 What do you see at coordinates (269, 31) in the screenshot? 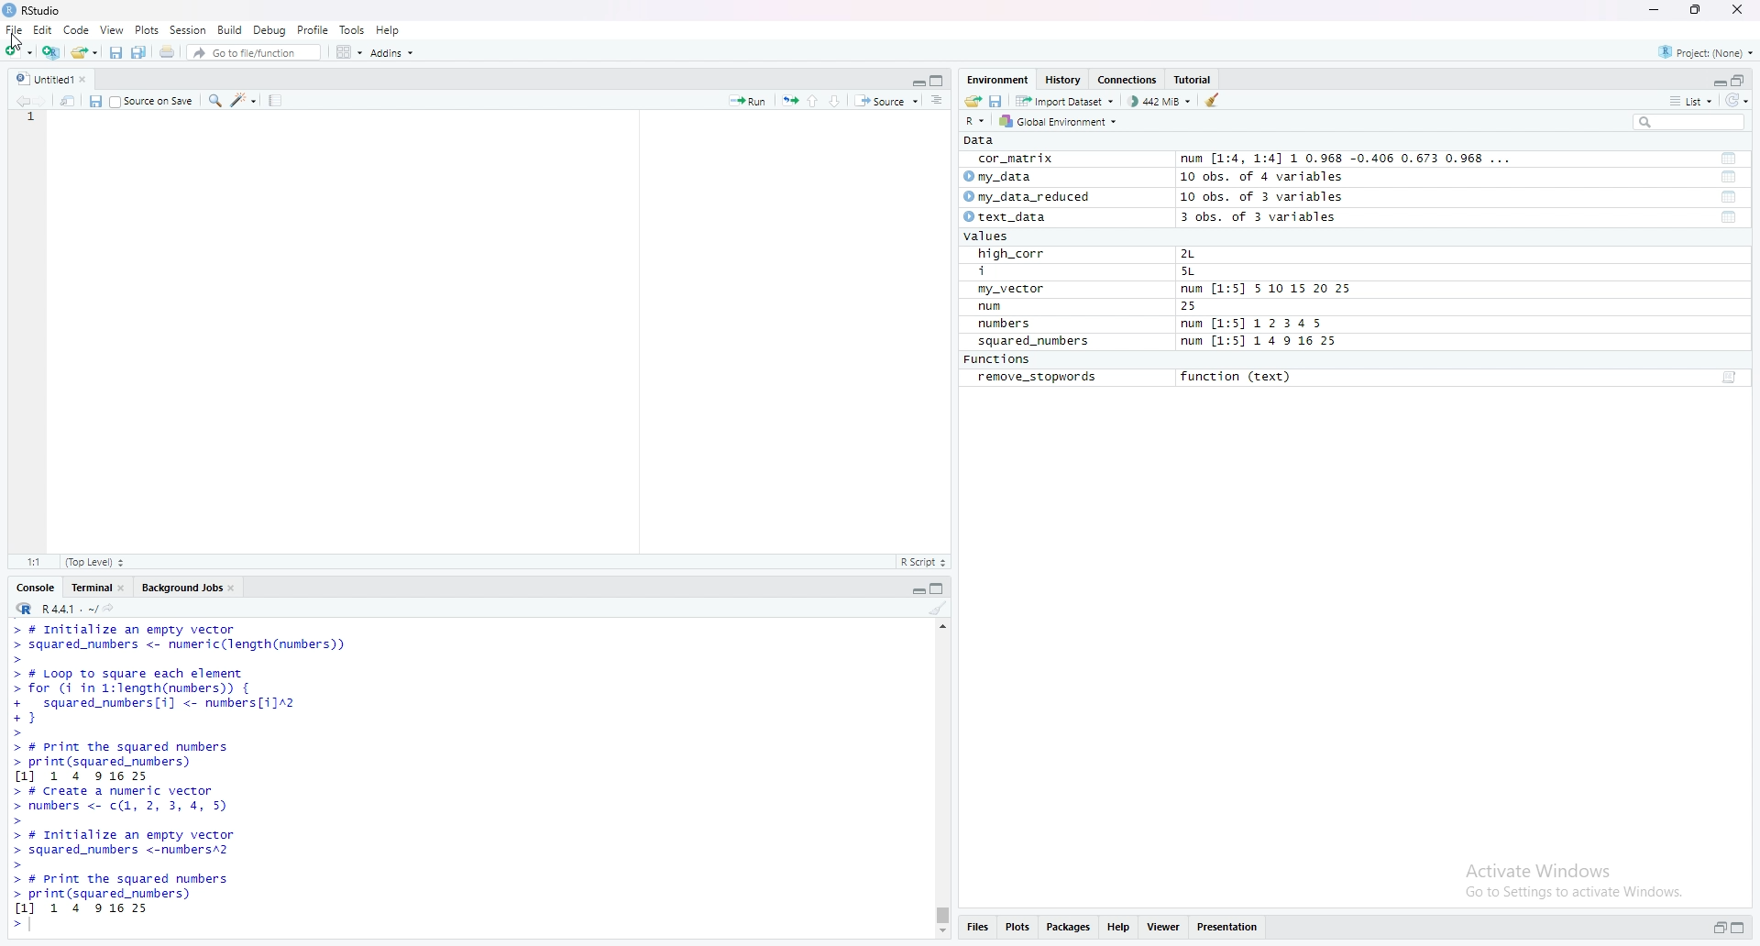
I see `Debug` at bounding box center [269, 31].